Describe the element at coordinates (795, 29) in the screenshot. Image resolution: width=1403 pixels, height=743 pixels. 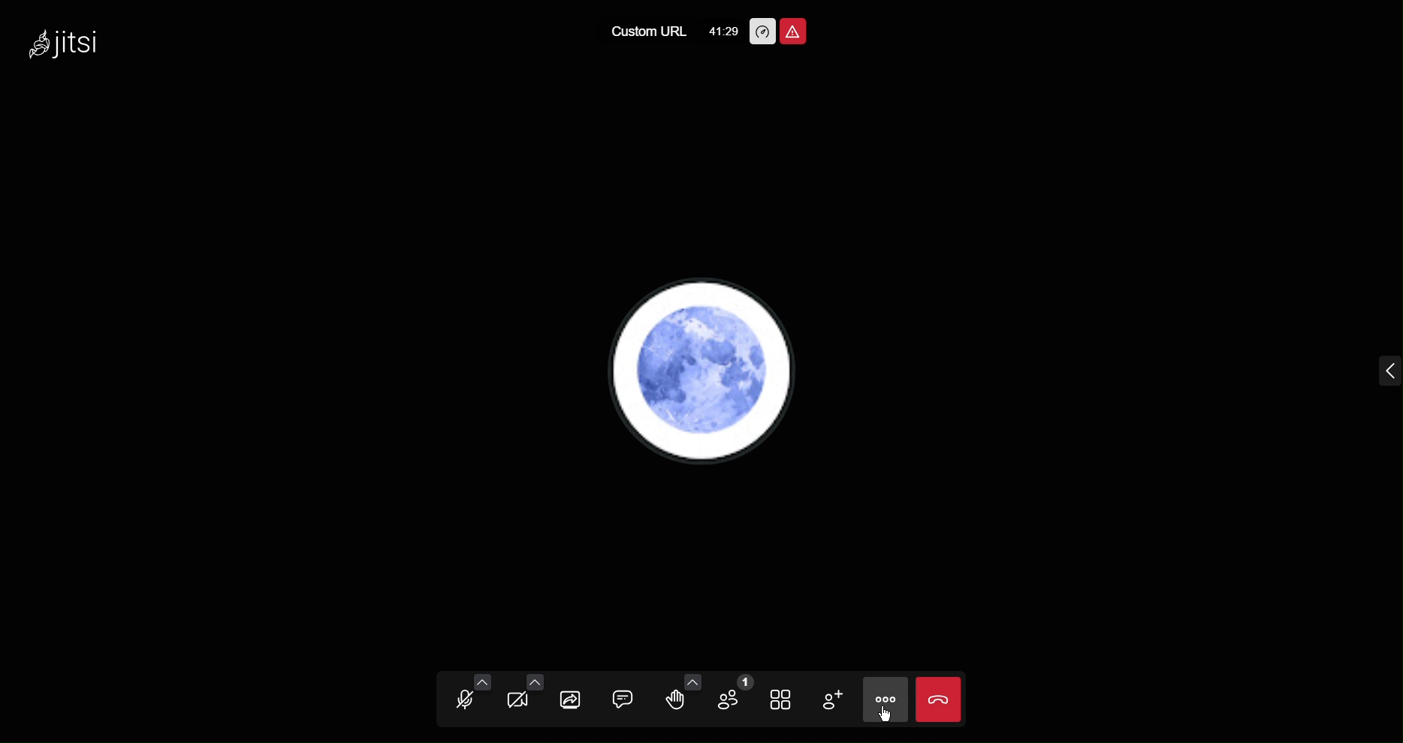
I see `Unsafe` at that location.